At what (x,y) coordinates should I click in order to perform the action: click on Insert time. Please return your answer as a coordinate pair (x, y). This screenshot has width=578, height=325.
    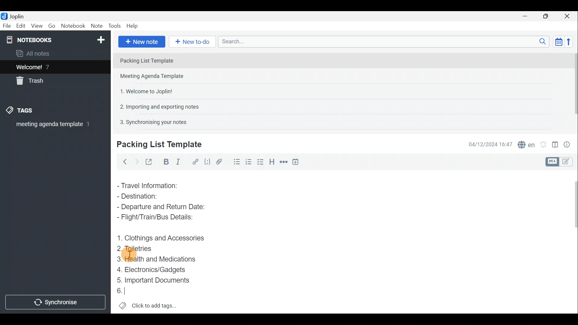
    Looking at the image, I should click on (297, 162).